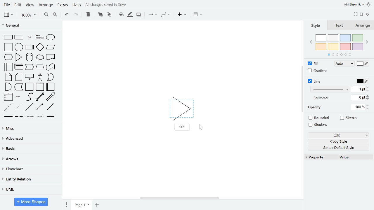 The height and width of the screenshot is (210, 374). Describe the element at coordinates (353, 157) in the screenshot. I see `value` at that location.